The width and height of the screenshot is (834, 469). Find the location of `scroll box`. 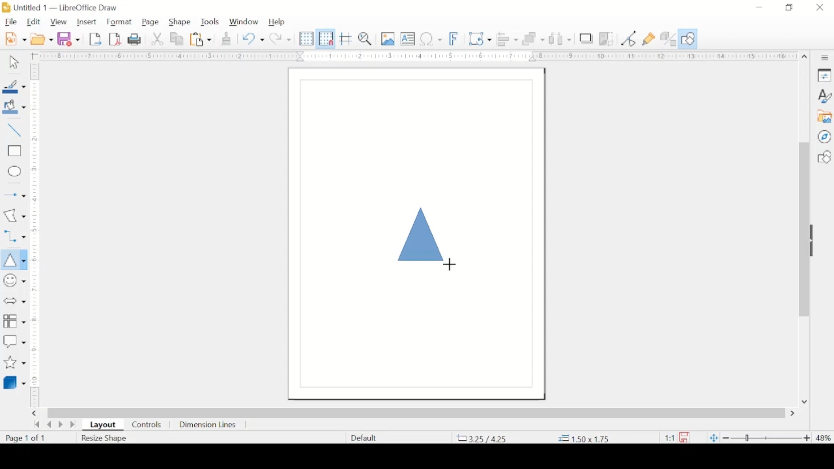

scroll box is located at coordinates (802, 231).